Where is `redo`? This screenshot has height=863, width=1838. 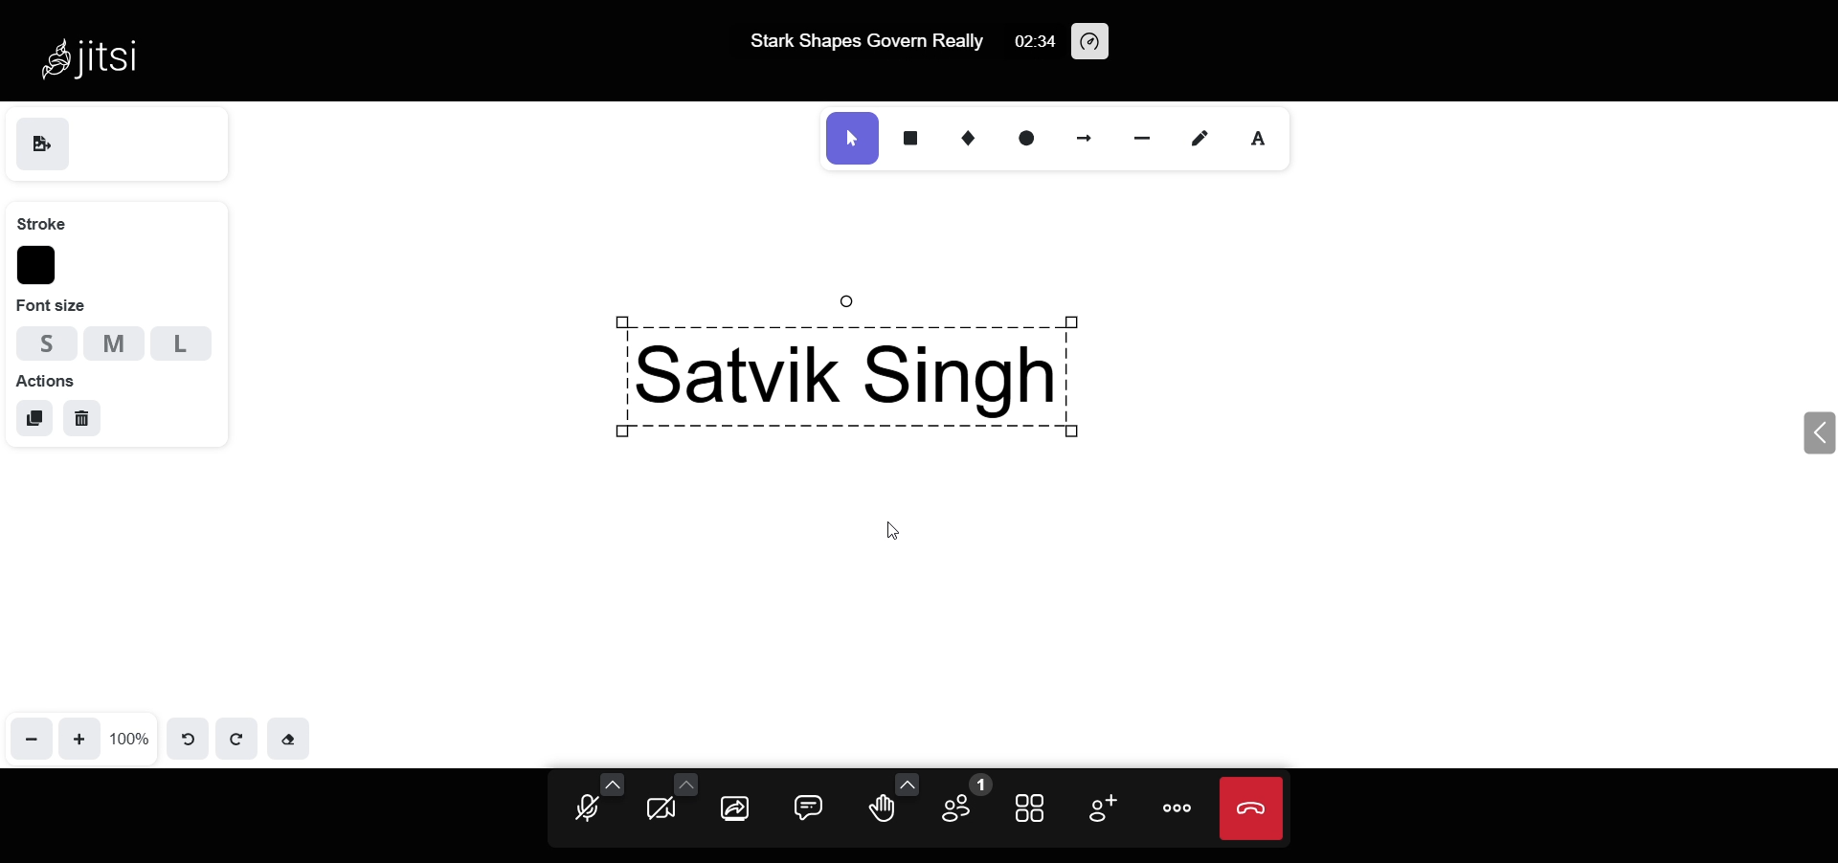
redo is located at coordinates (236, 737).